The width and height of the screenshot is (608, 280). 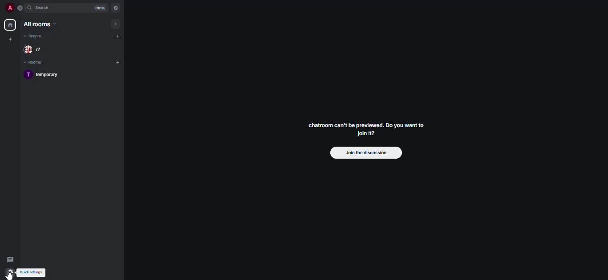 What do you see at coordinates (43, 8) in the screenshot?
I see `search` at bounding box center [43, 8].